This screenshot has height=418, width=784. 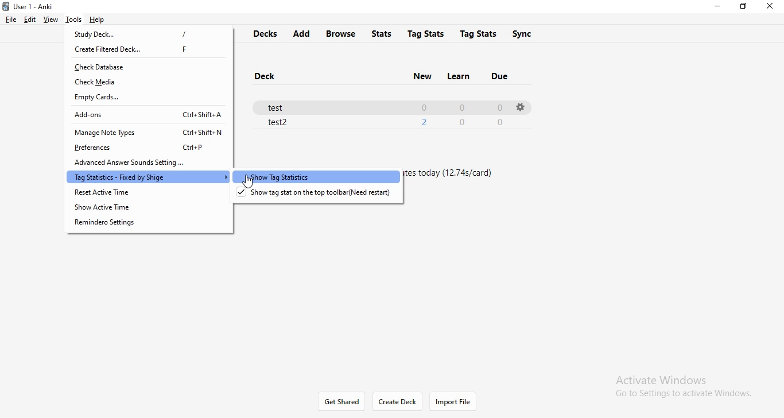 What do you see at coordinates (250, 183) in the screenshot?
I see `cursor` at bounding box center [250, 183].